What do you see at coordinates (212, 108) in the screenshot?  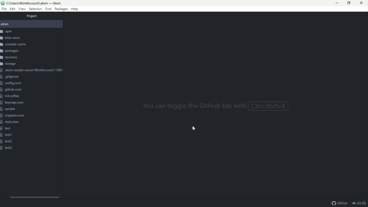 I see `You can focus the Git tab with Ctrl + 9` at bounding box center [212, 108].